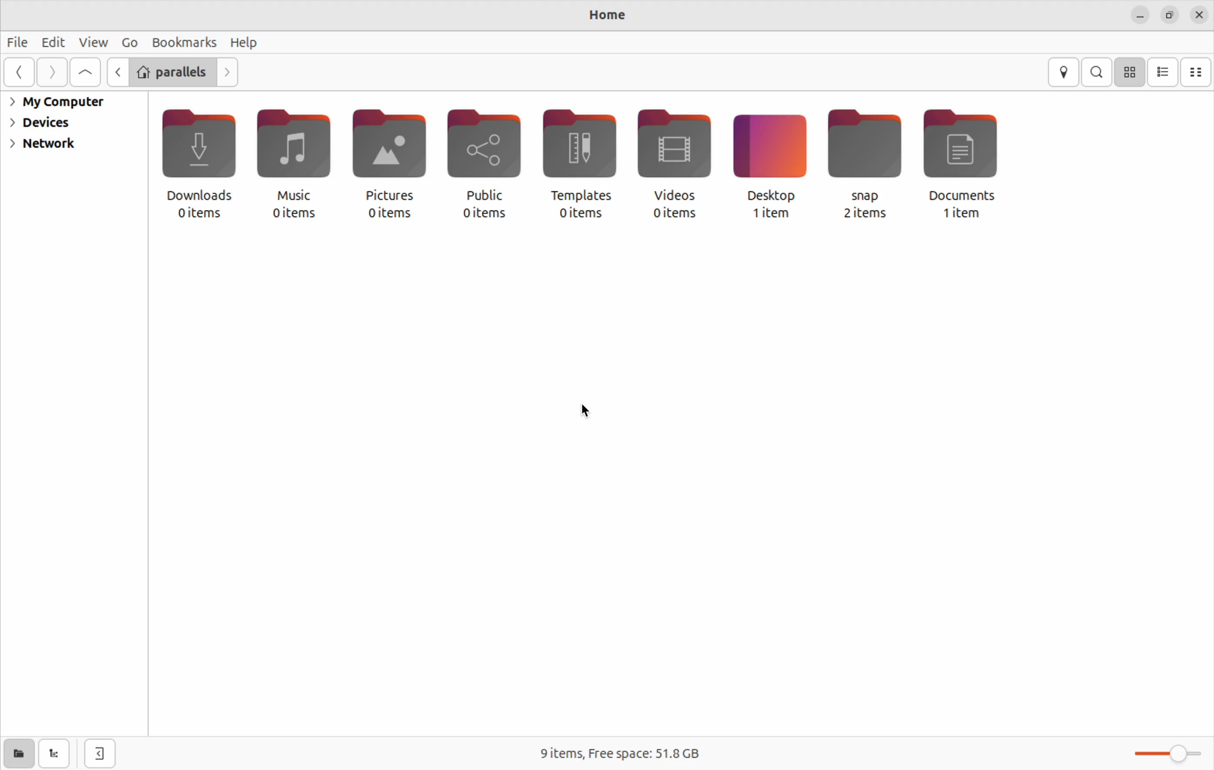 The width and height of the screenshot is (1214, 770). I want to click on 9 items free space 51.8 Gb, so click(617, 753).